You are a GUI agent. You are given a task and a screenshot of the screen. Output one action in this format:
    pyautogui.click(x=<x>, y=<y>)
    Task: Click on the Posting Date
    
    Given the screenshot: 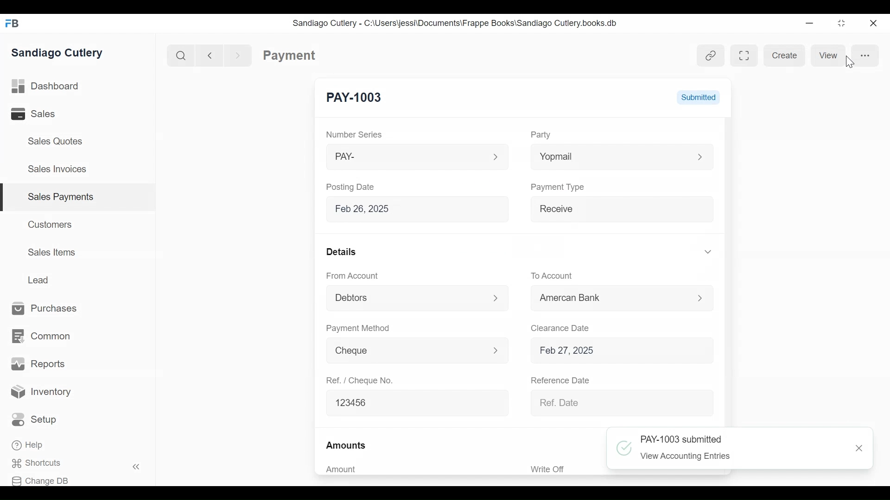 What is the action you would take?
    pyautogui.click(x=351, y=187)
    